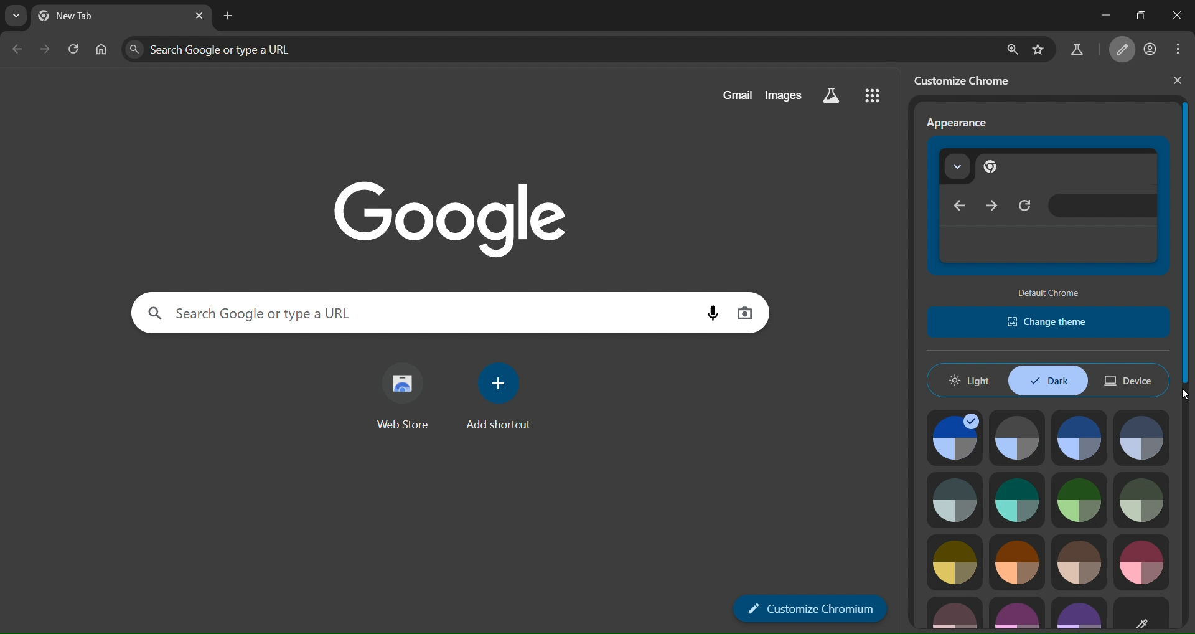 The height and width of the screenshot is (634, 1195). I want to click on image search, so click(747, 313).